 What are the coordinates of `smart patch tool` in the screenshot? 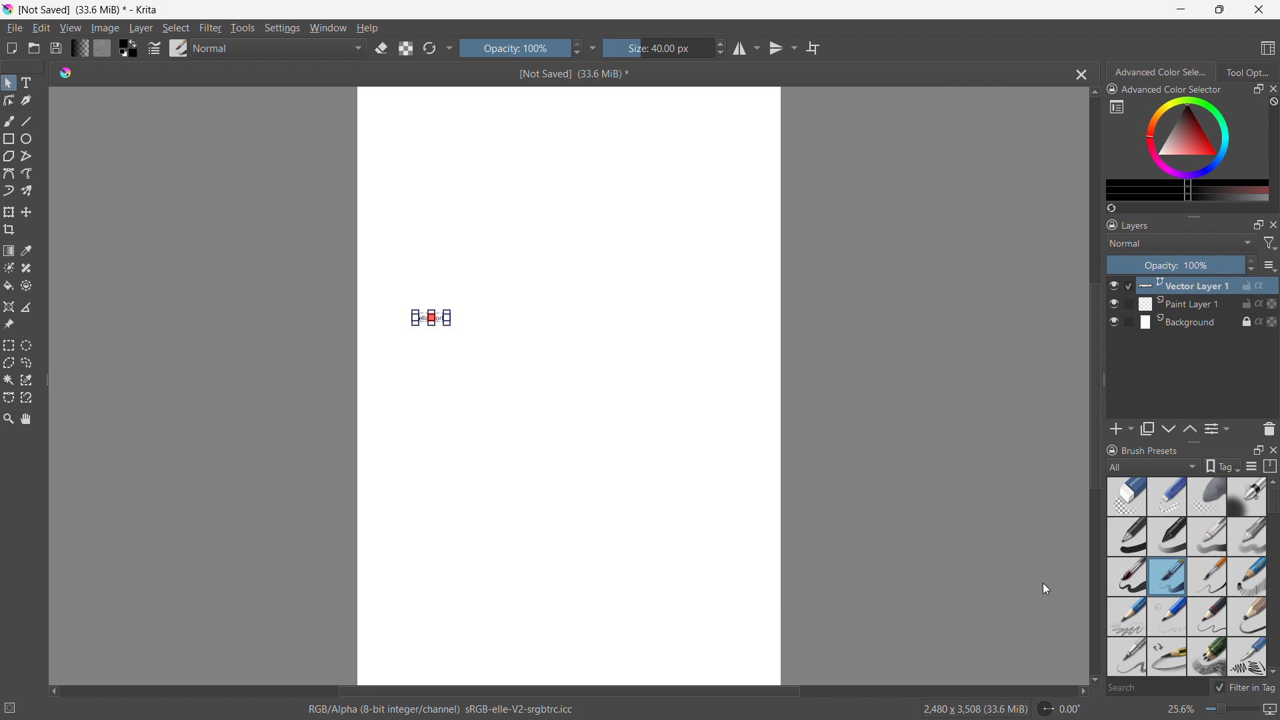 It's located at (26, 268).